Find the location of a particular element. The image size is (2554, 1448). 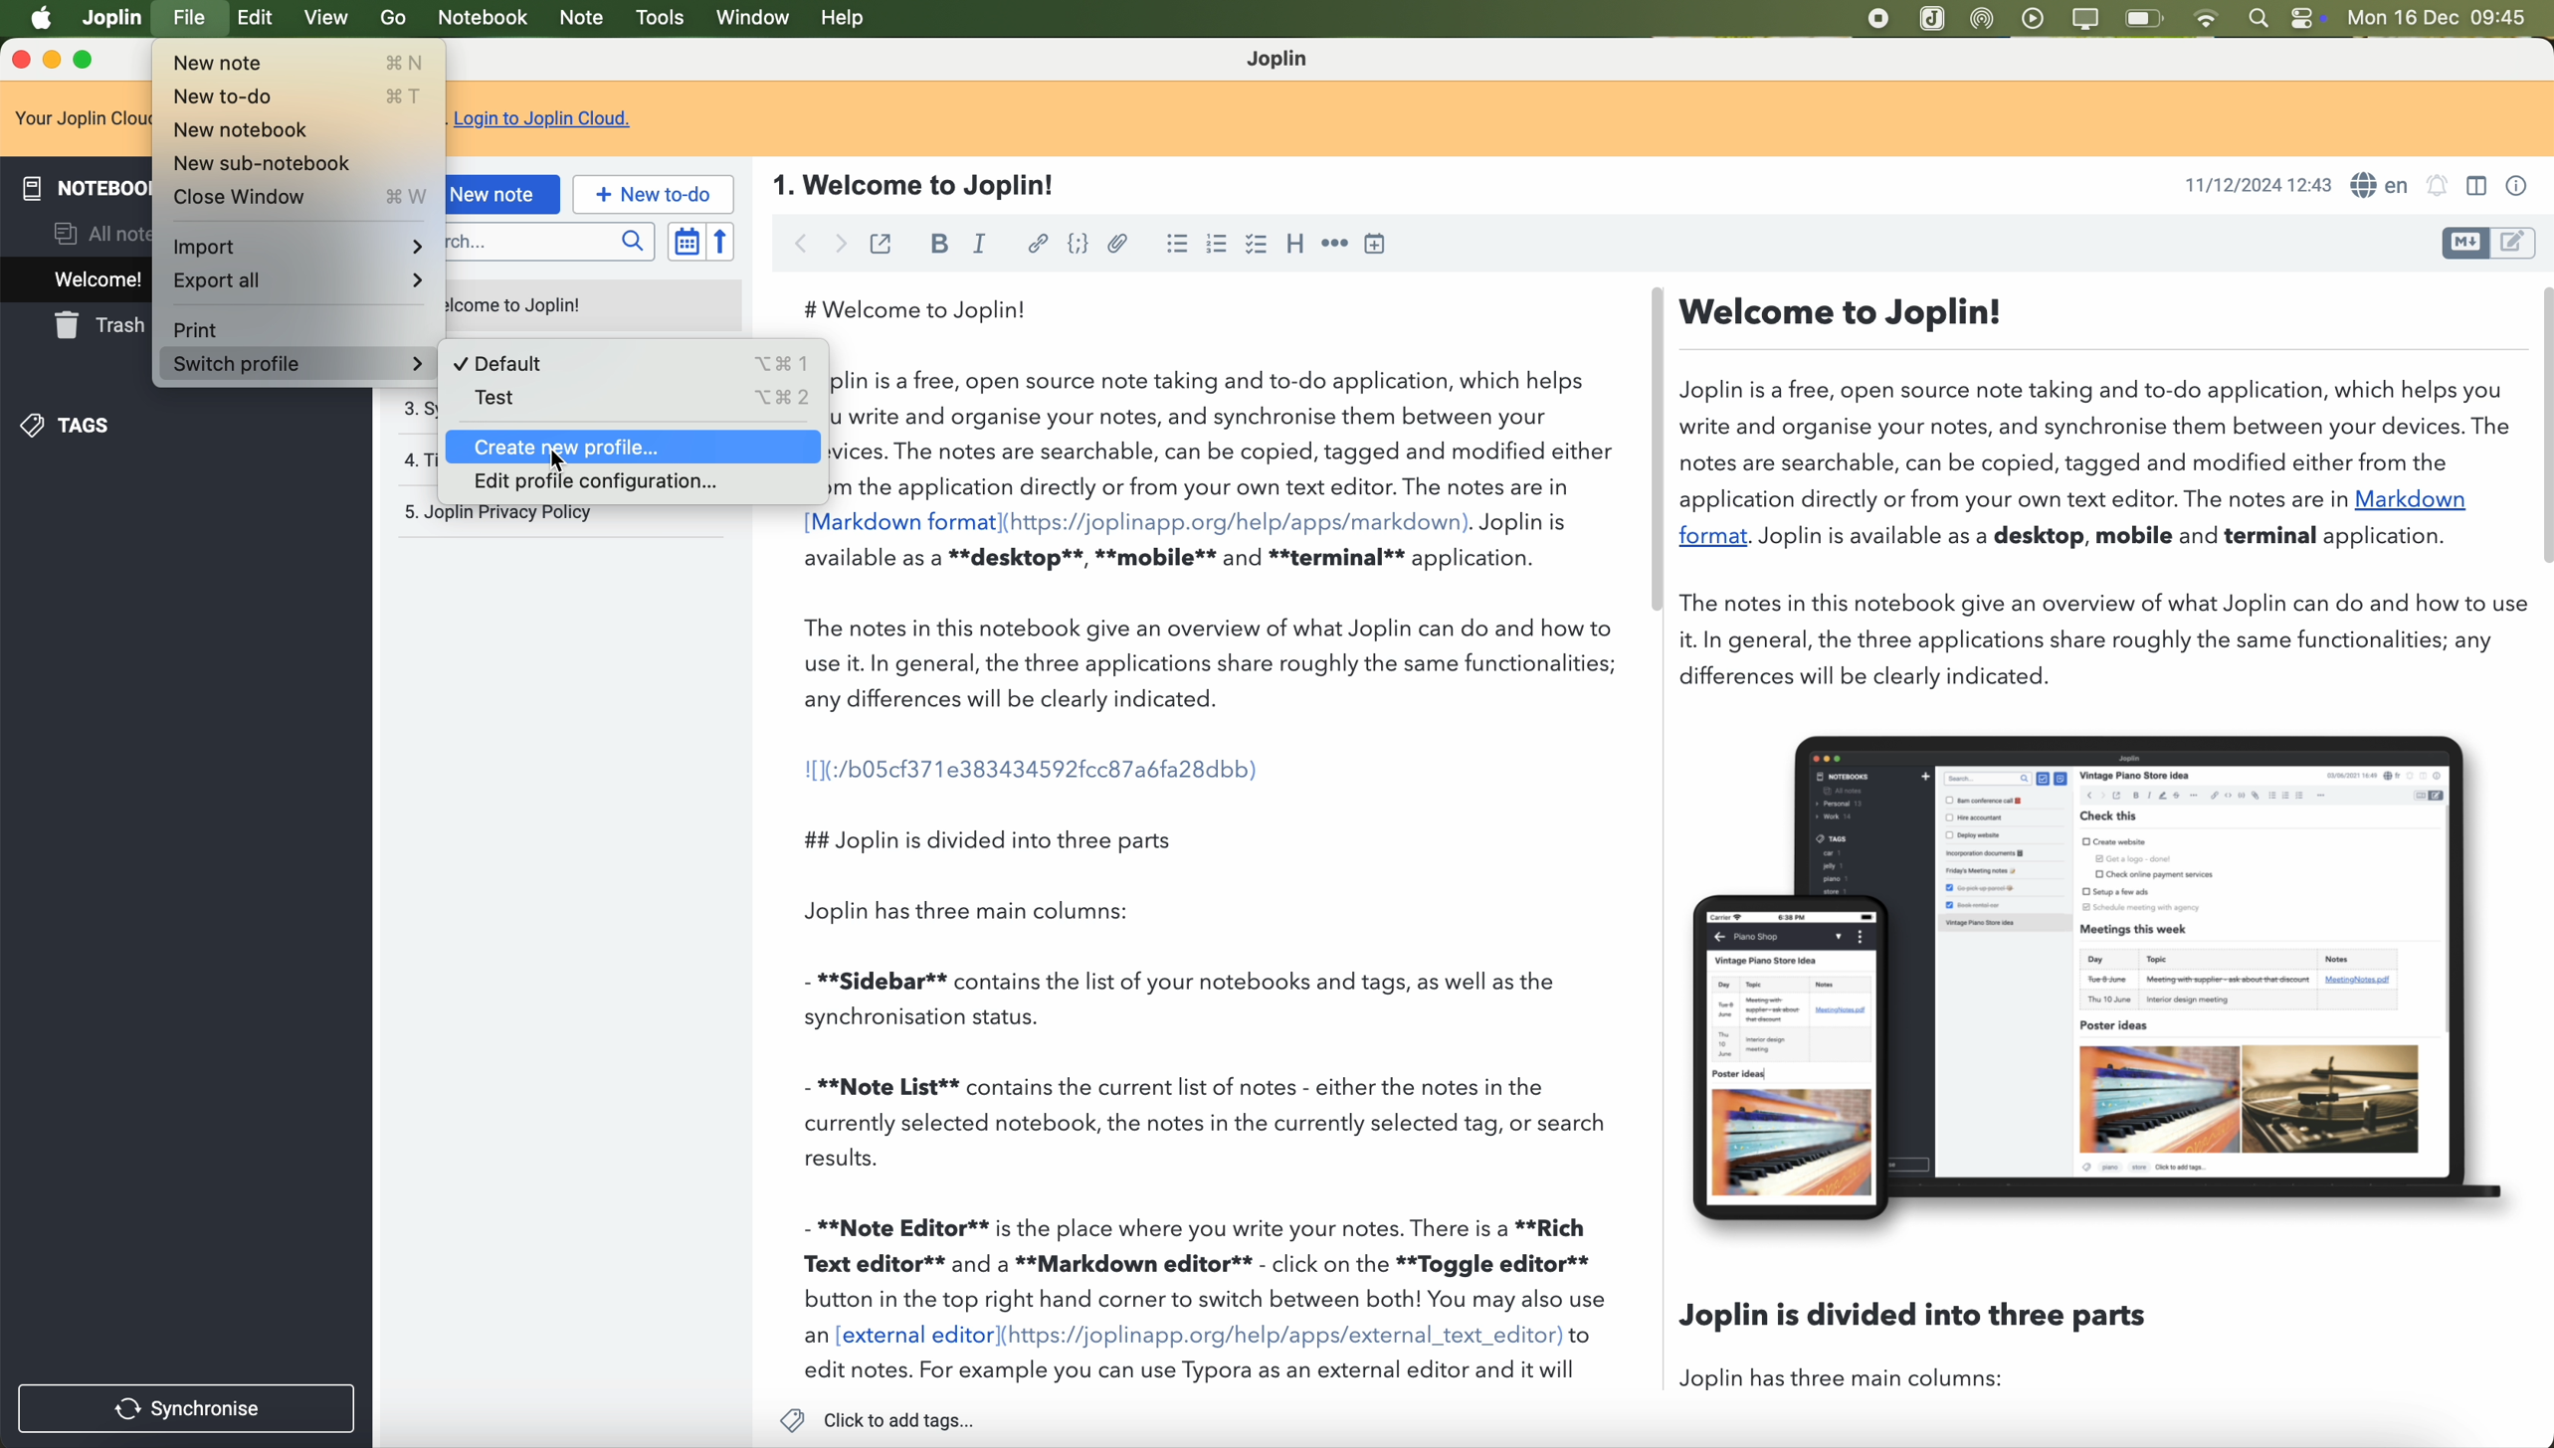

back is located at coordinates (796, 246).